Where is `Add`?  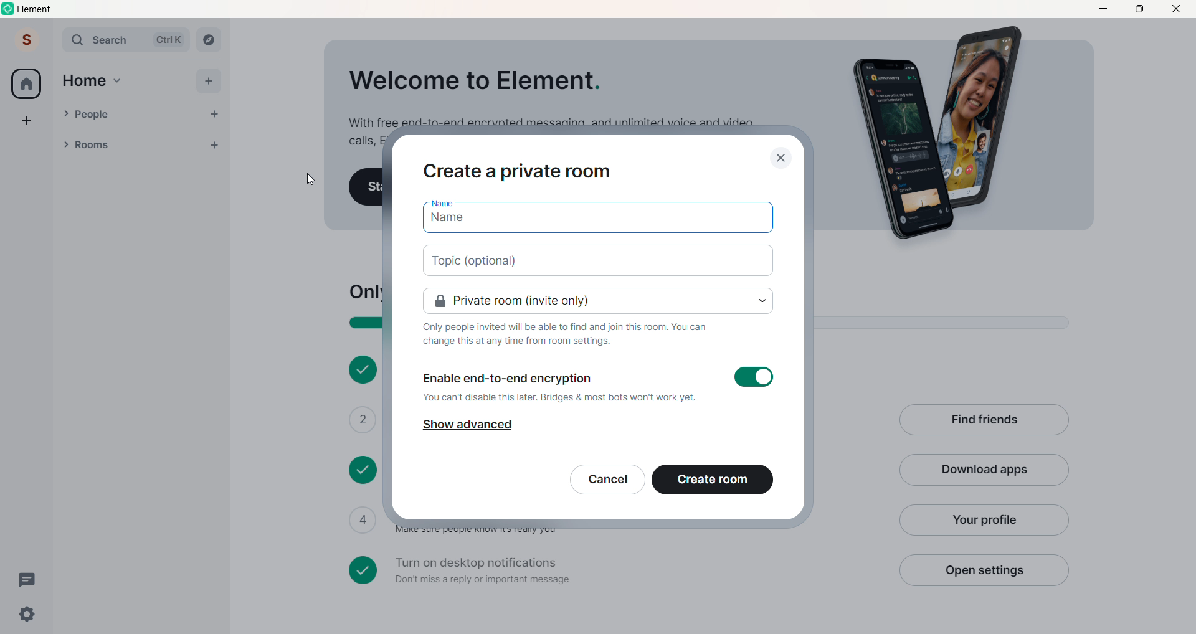
Add is located at coordinates (208, 81).